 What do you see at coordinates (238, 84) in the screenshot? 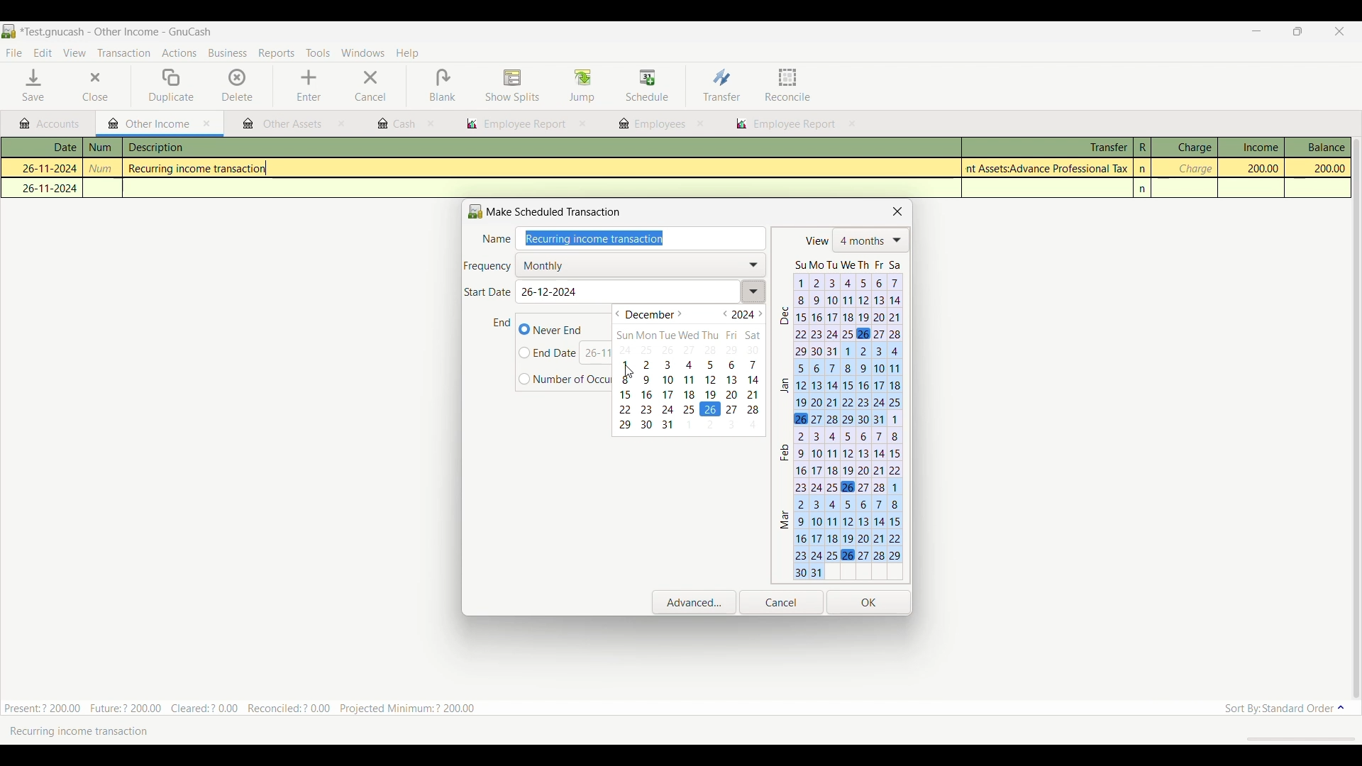
I see `Delete` at bounding box center [238, 84].